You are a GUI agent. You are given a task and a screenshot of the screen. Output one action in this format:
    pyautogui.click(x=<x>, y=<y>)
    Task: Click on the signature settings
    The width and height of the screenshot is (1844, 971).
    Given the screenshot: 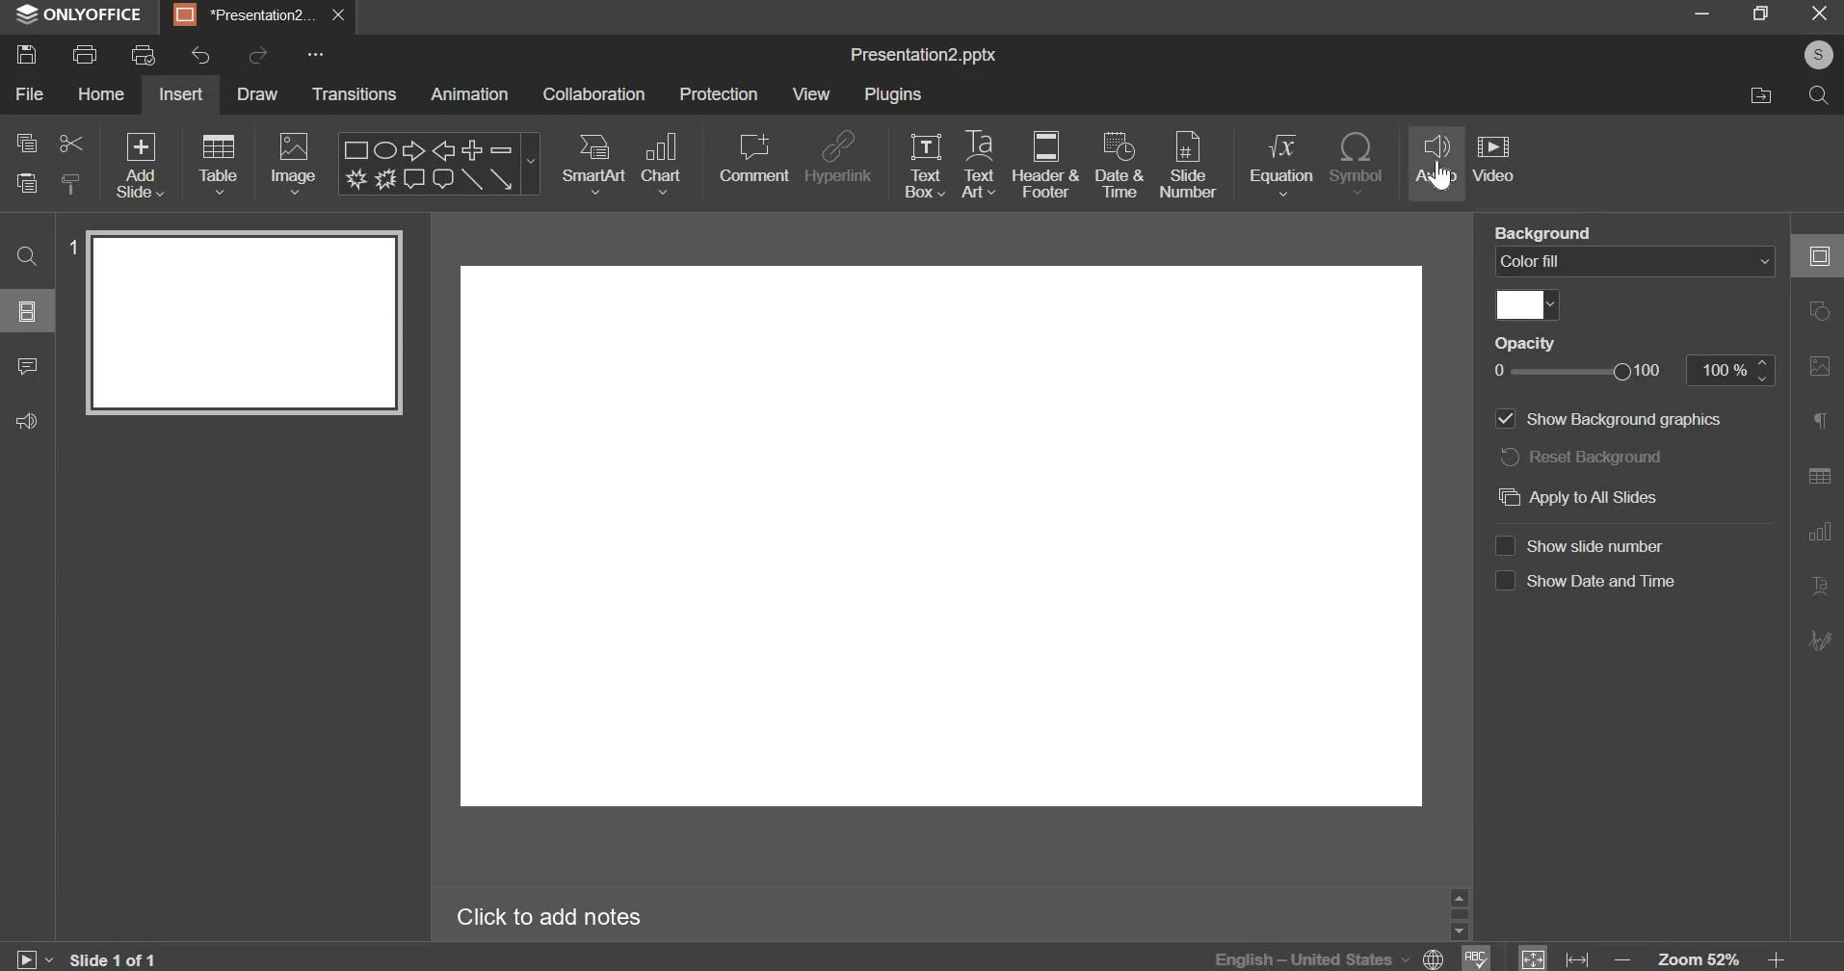 What is the action you would take?
    pyautogui.click(x=1817, y=640)
    